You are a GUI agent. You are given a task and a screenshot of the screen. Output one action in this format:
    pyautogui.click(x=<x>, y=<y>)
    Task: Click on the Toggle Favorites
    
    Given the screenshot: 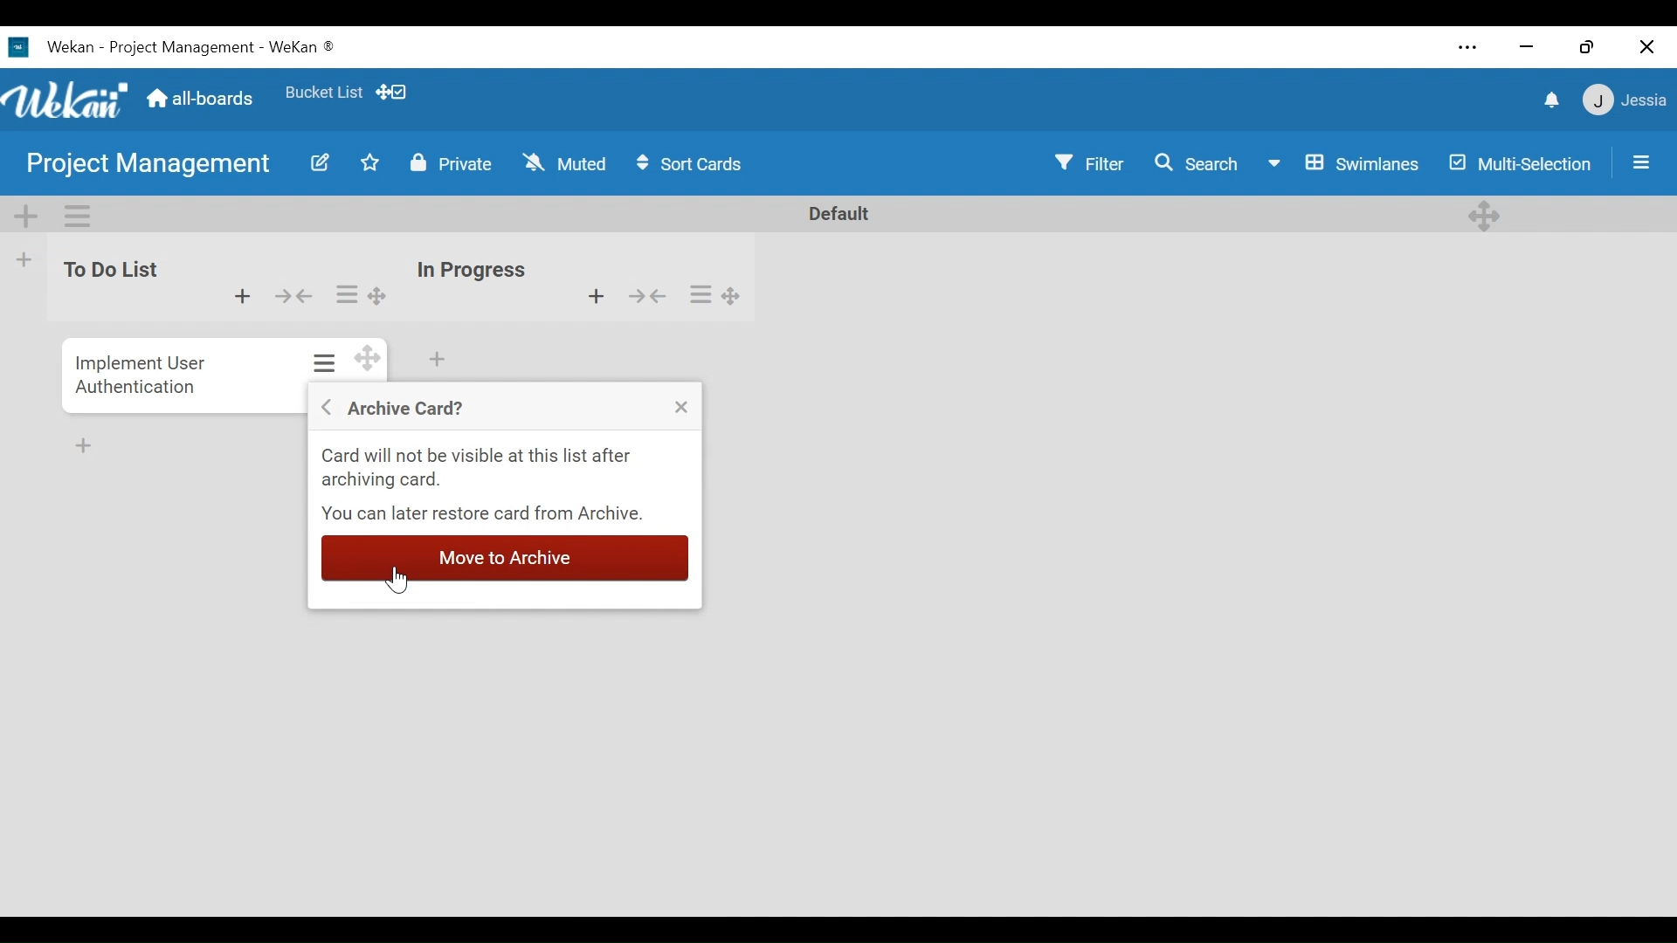 What is the action you would take?
    pyautogui.click(x=370, y=163)
    